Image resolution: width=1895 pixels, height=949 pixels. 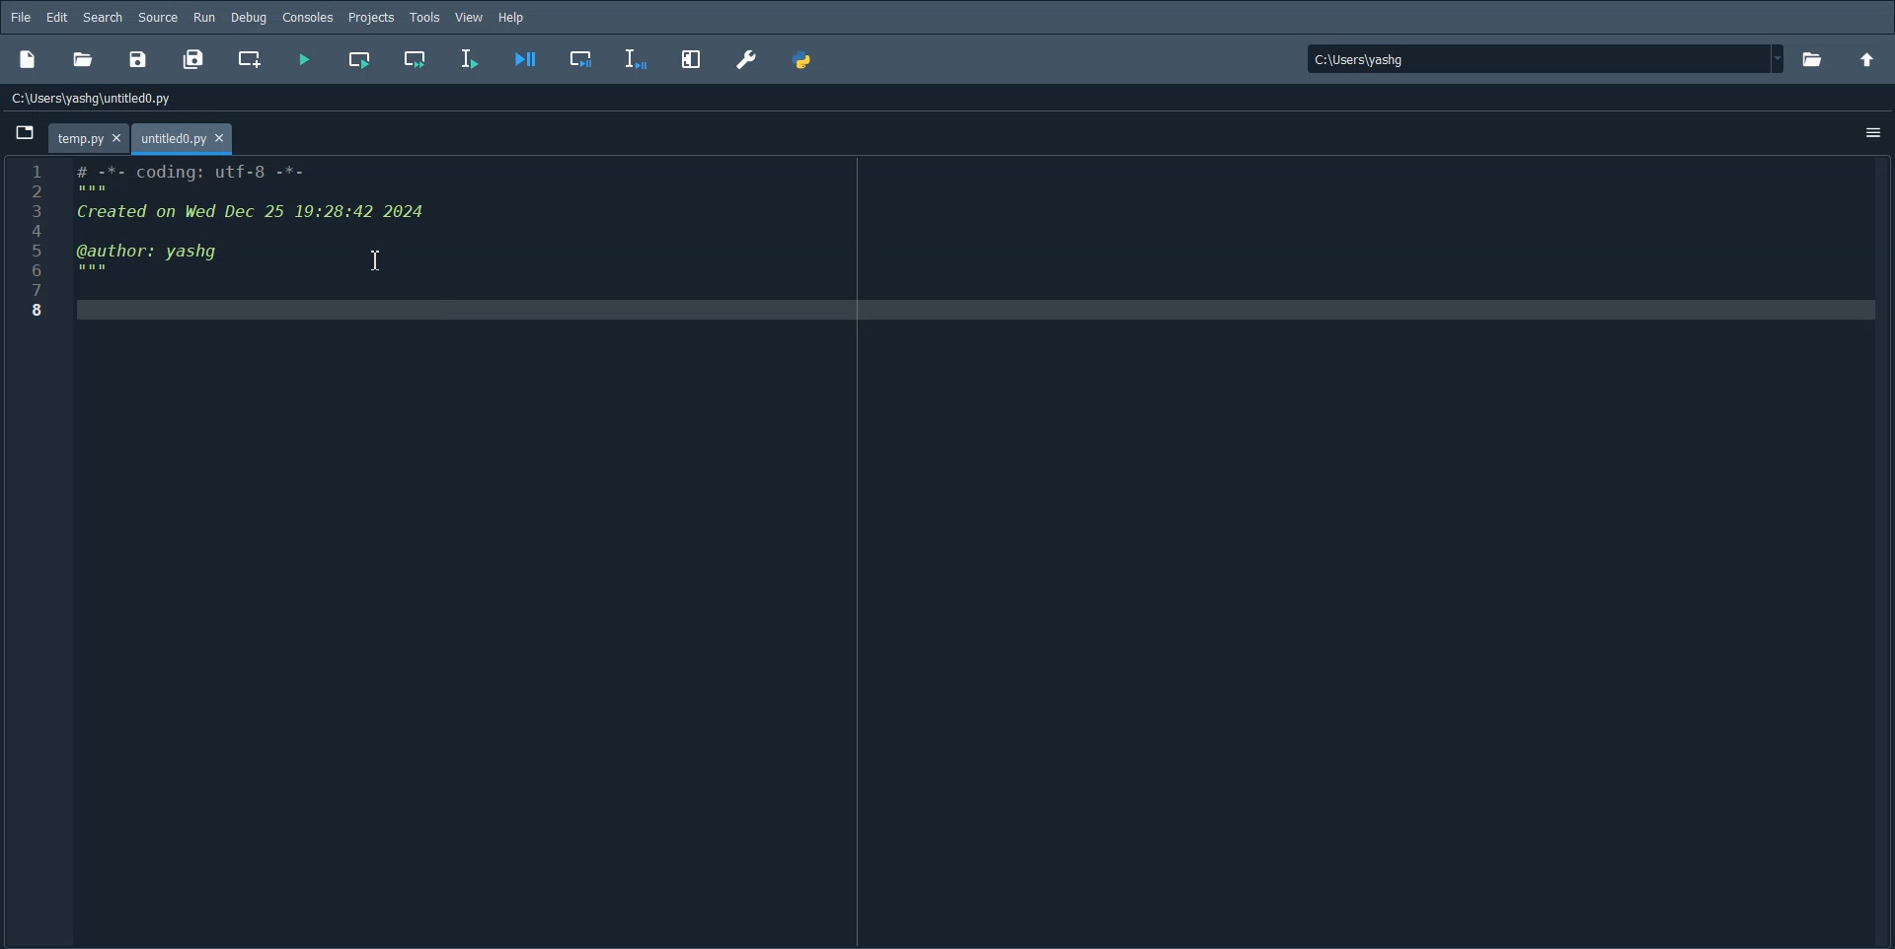 I want to click on Open file, so click(x=82, y=57).